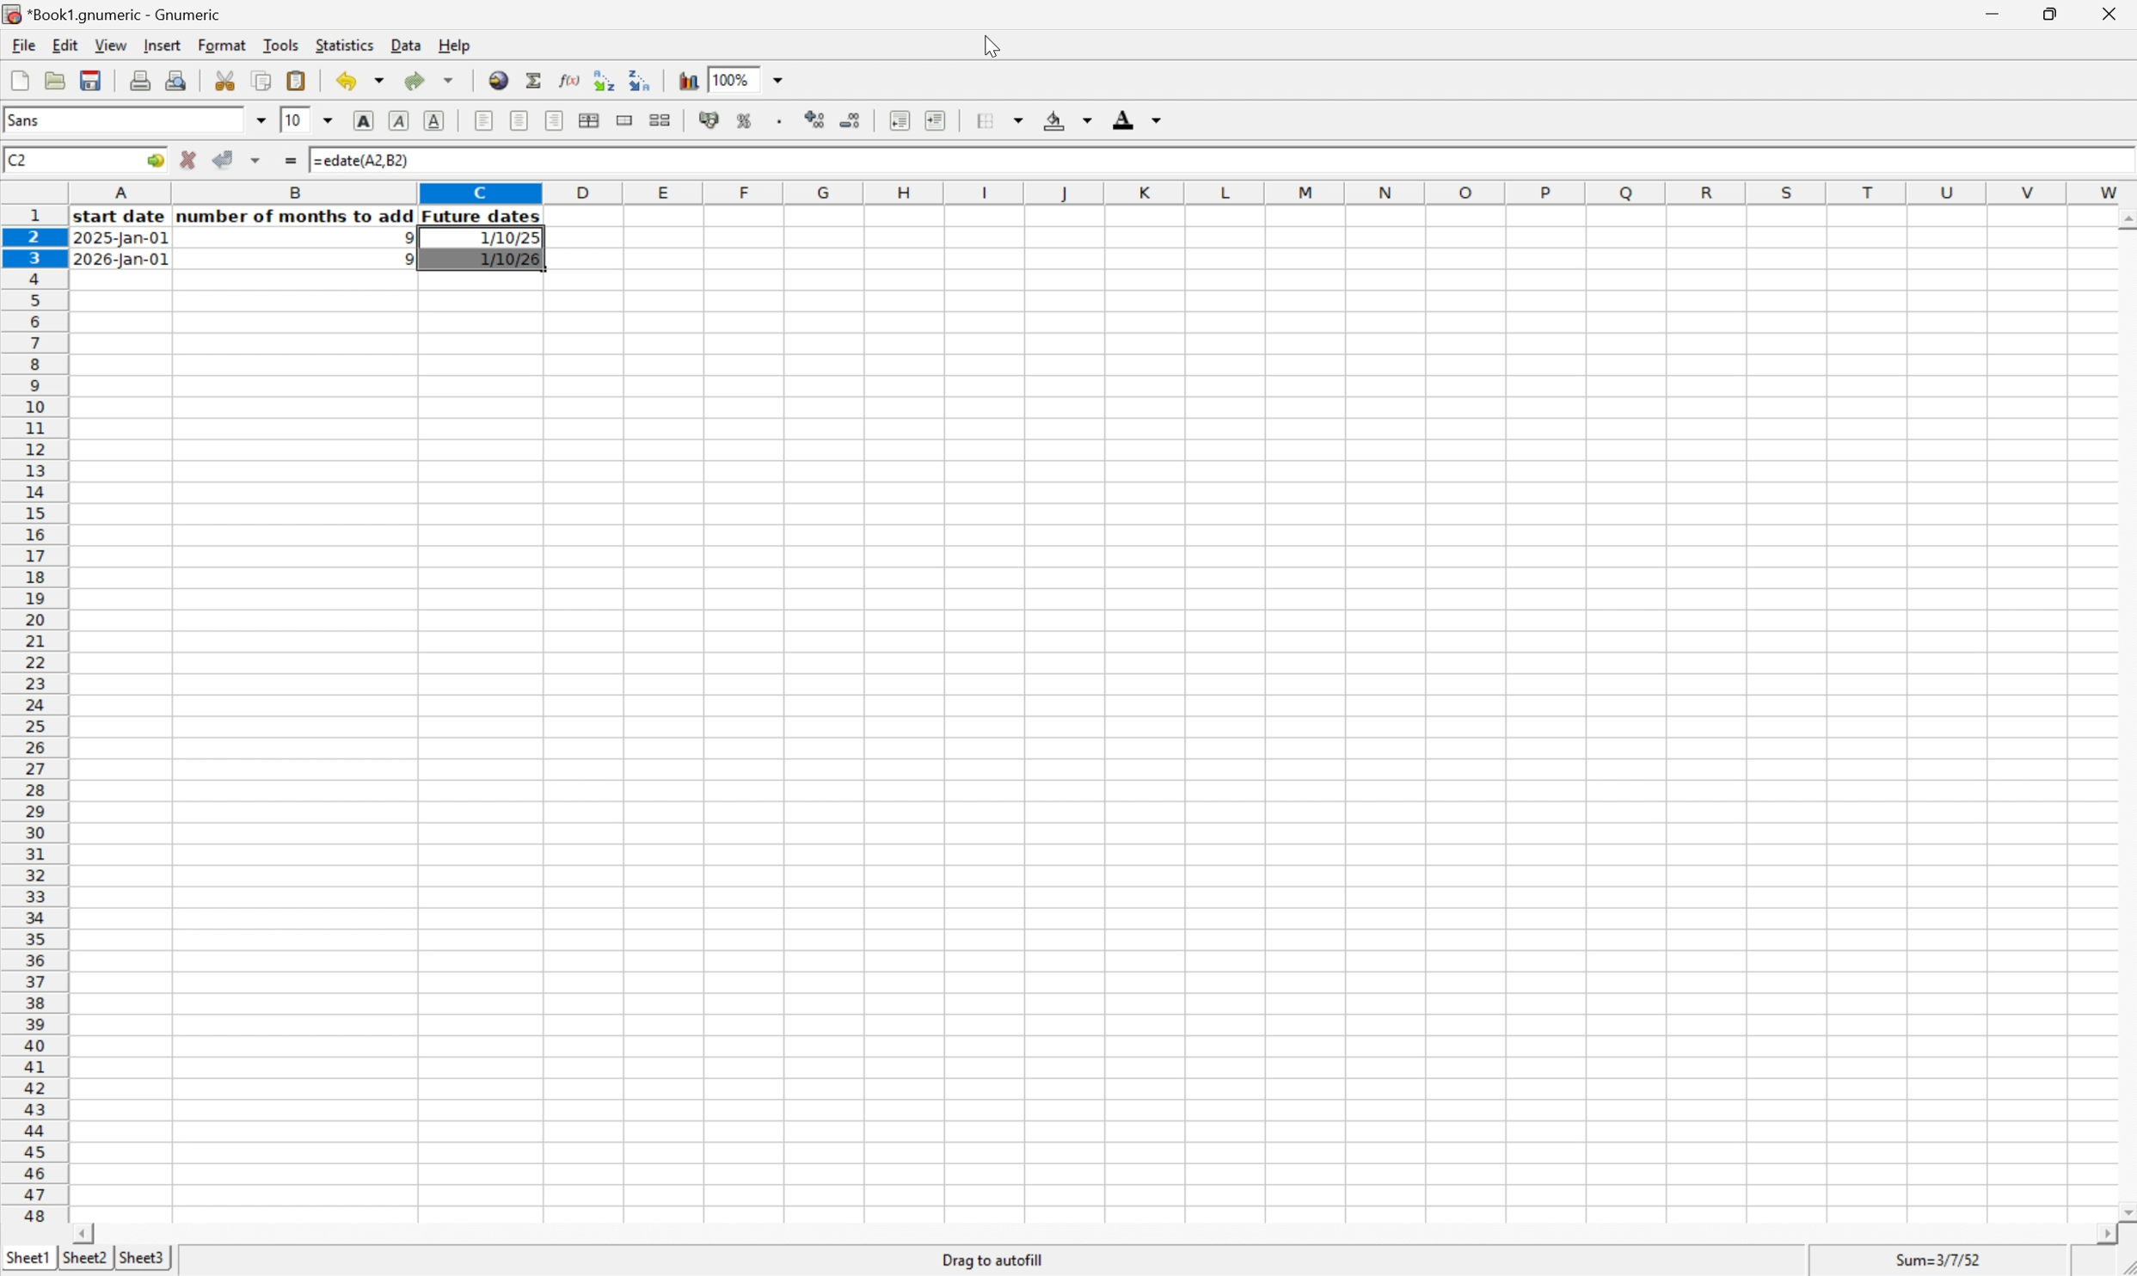 The image size is (2137, 1276). What do you see at coordinates (361, 161) in the screenshot?
I see `=edate(A2, B2)` at bounding box center [361, 161].